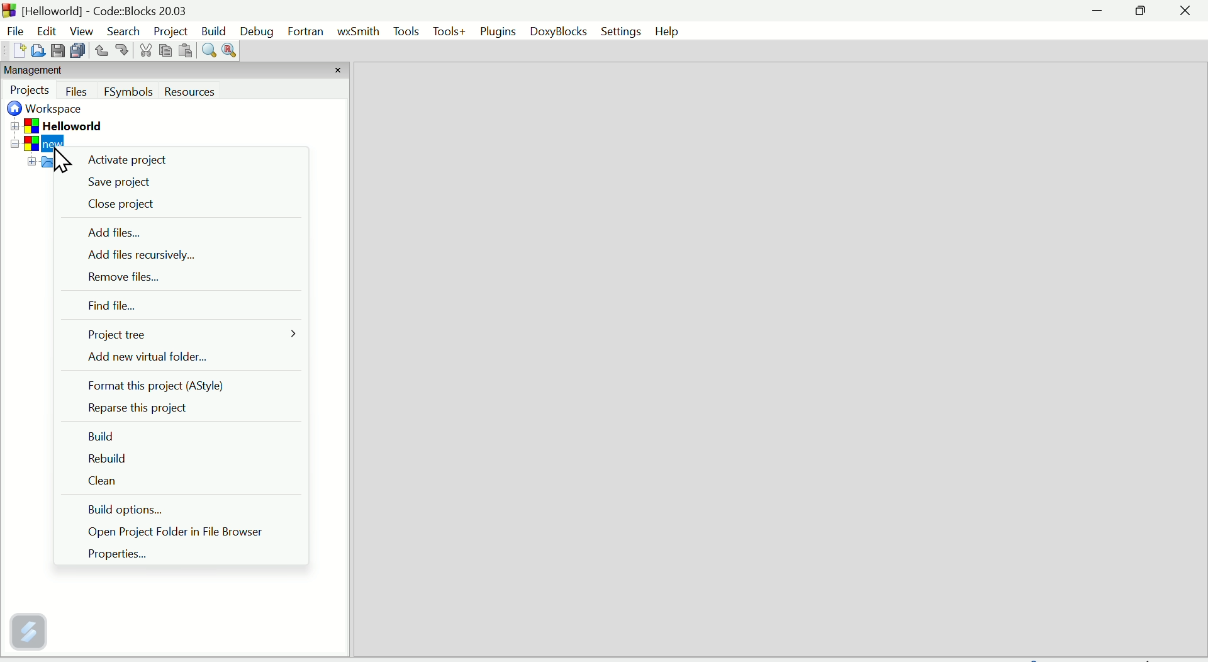 This screenshot has height=662, width=1208. What do you see at coordinates (1143, 11) in the screenshot?
I see `Maximise` at bounding box center [1143, 11].